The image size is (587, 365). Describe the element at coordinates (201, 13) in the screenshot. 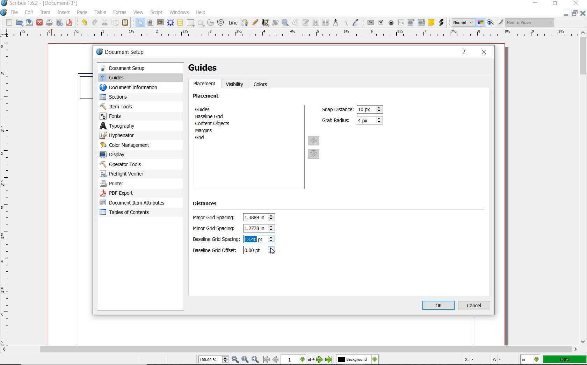

I see `help` at that location.